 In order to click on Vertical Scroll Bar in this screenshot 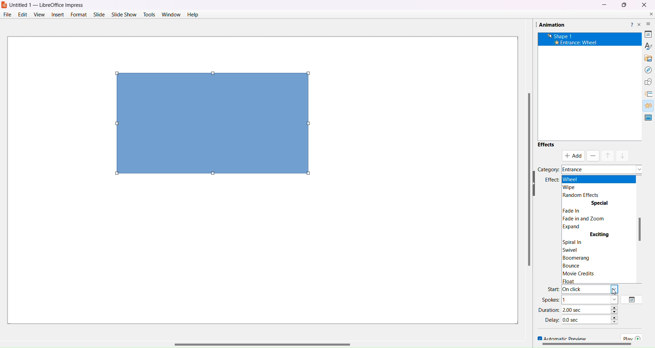, I will do `click(524, 180)`.